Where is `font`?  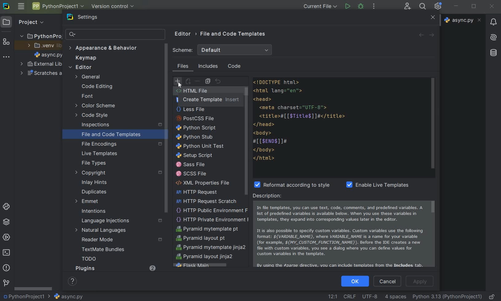 font is located at coordinates (87, 97).